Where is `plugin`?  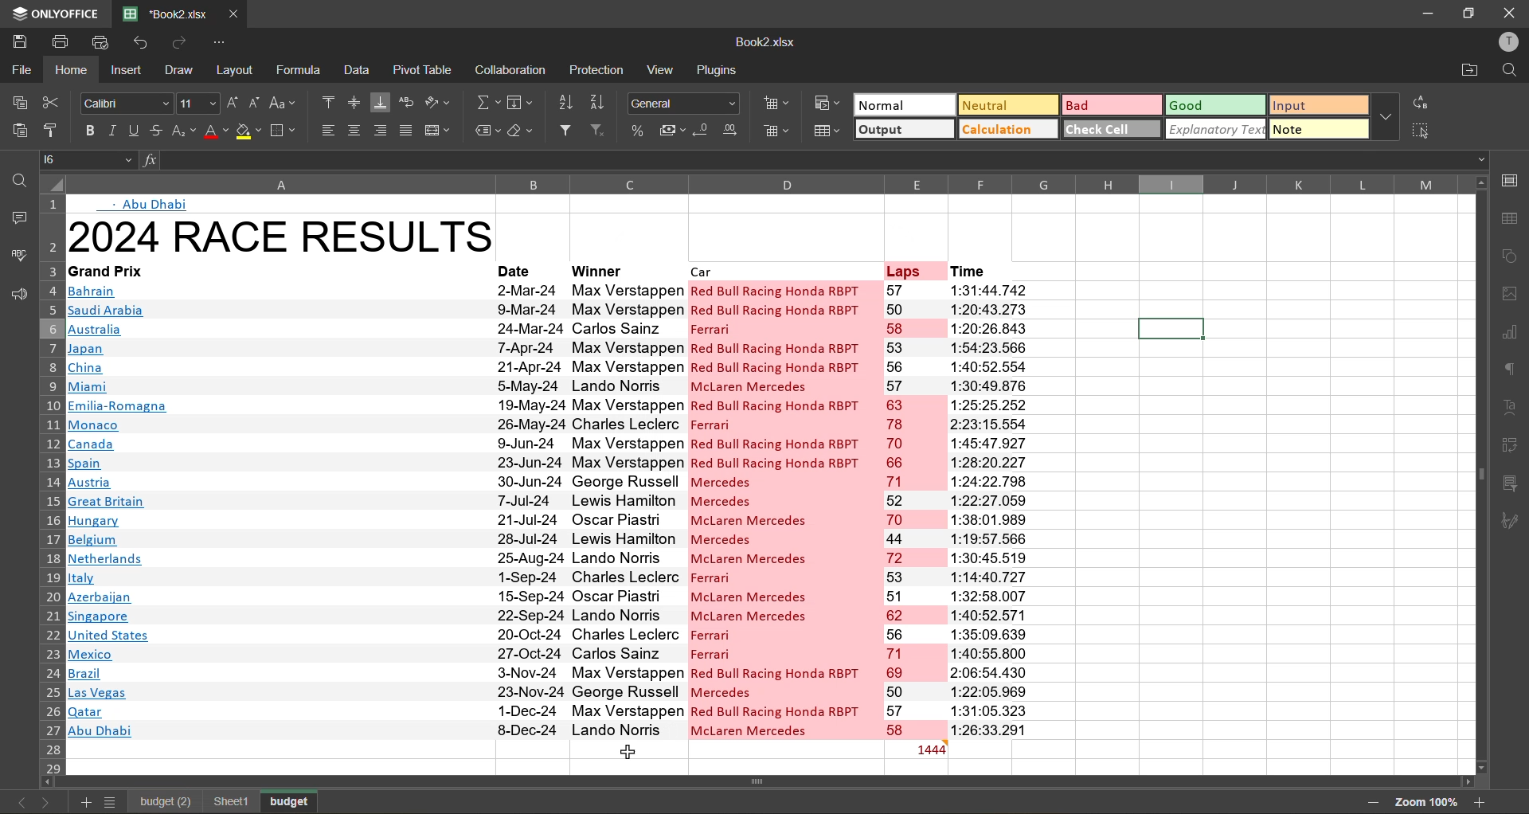 plugin is located at coordinates (722, 73).